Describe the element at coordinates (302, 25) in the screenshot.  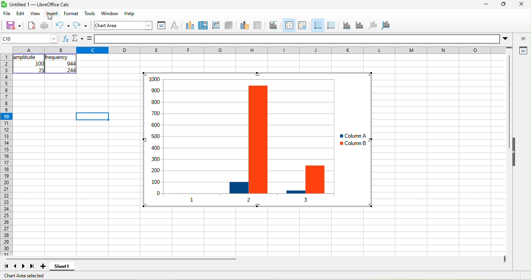
I see `legend` at that location.